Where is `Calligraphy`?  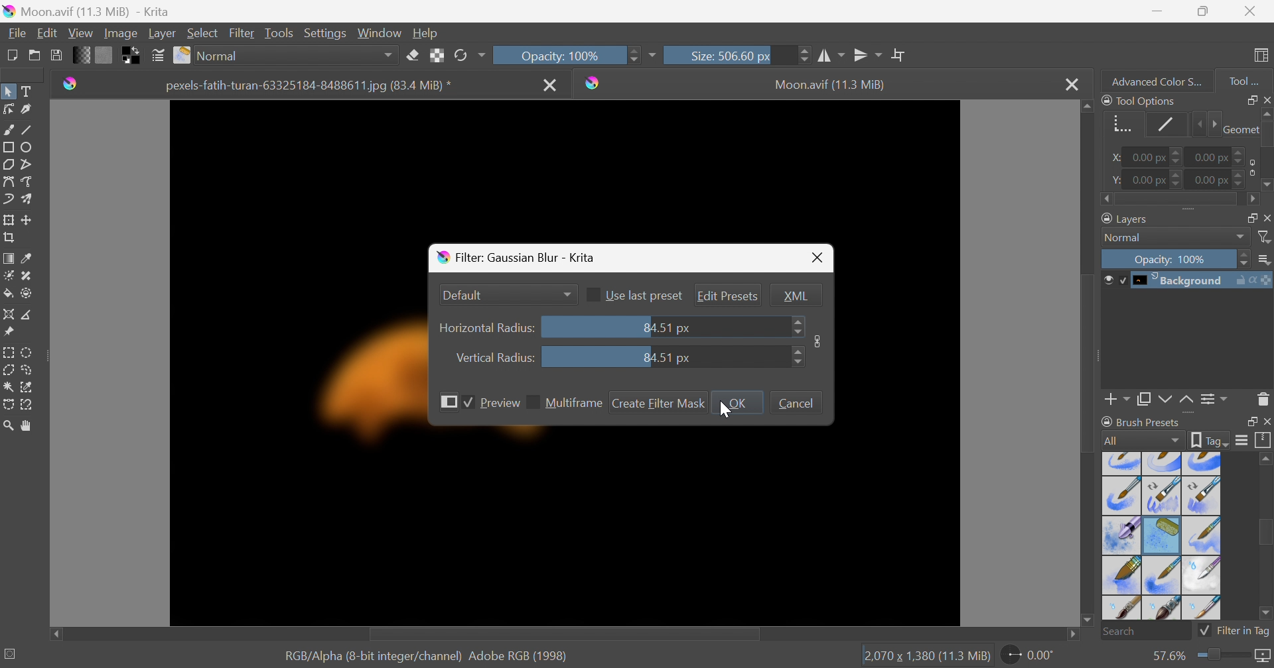 Calligraphy is located at coordinates (29, 109).